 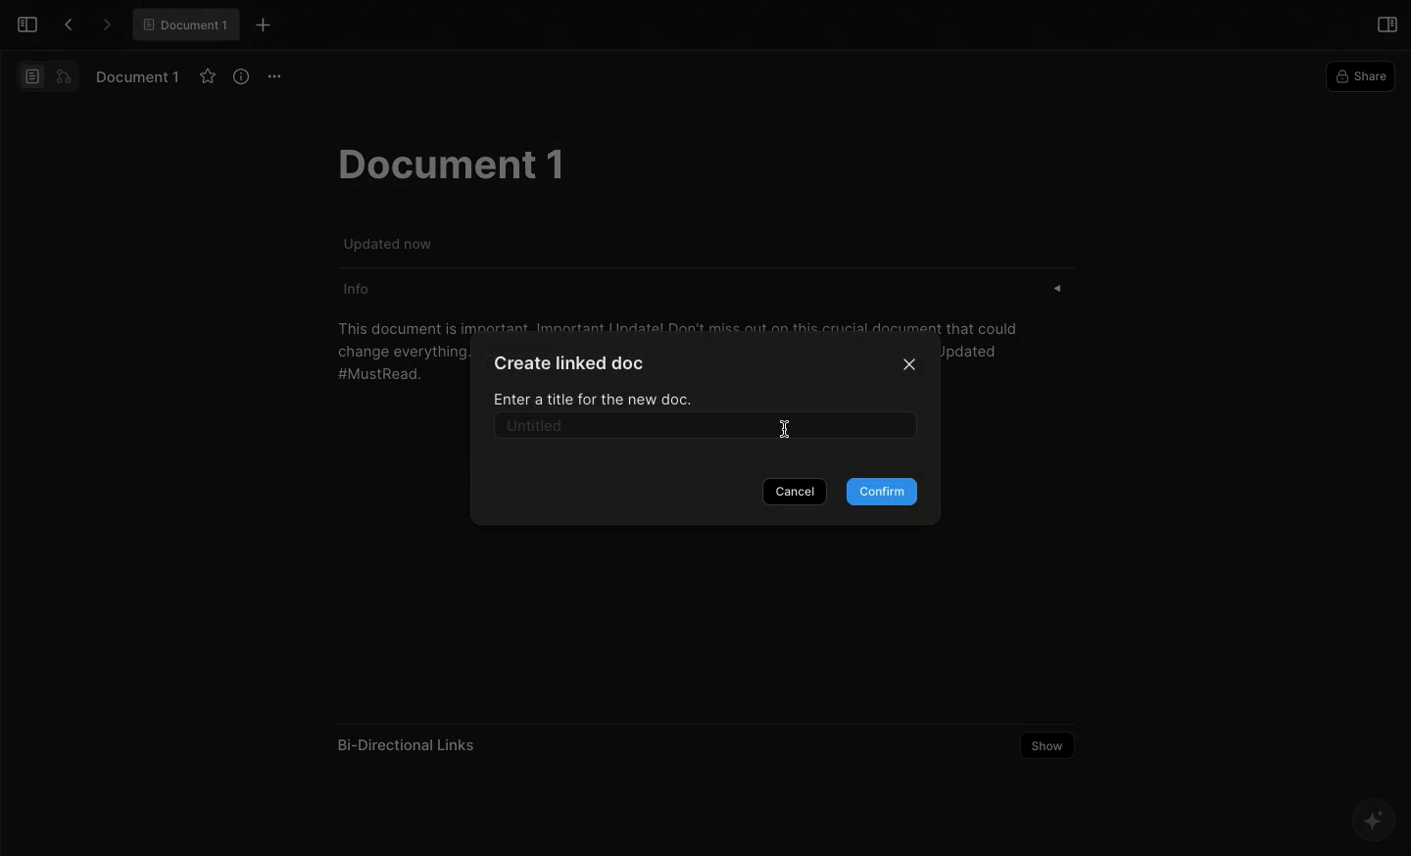 What do you see at coordinates (572, 363) in the screenshot?
I see `Create linked doc` at bounding box center [572, 363].